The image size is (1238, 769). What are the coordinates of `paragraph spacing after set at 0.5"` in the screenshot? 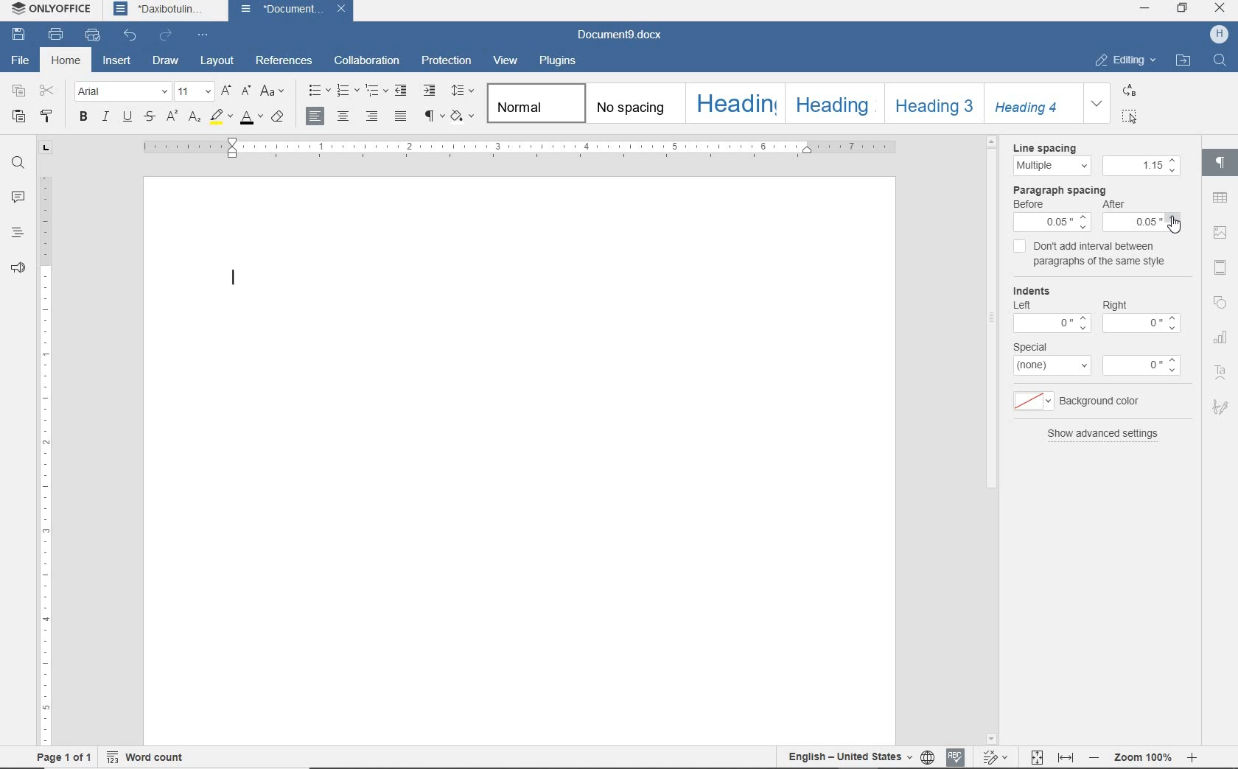 It's located at (1142, 217).